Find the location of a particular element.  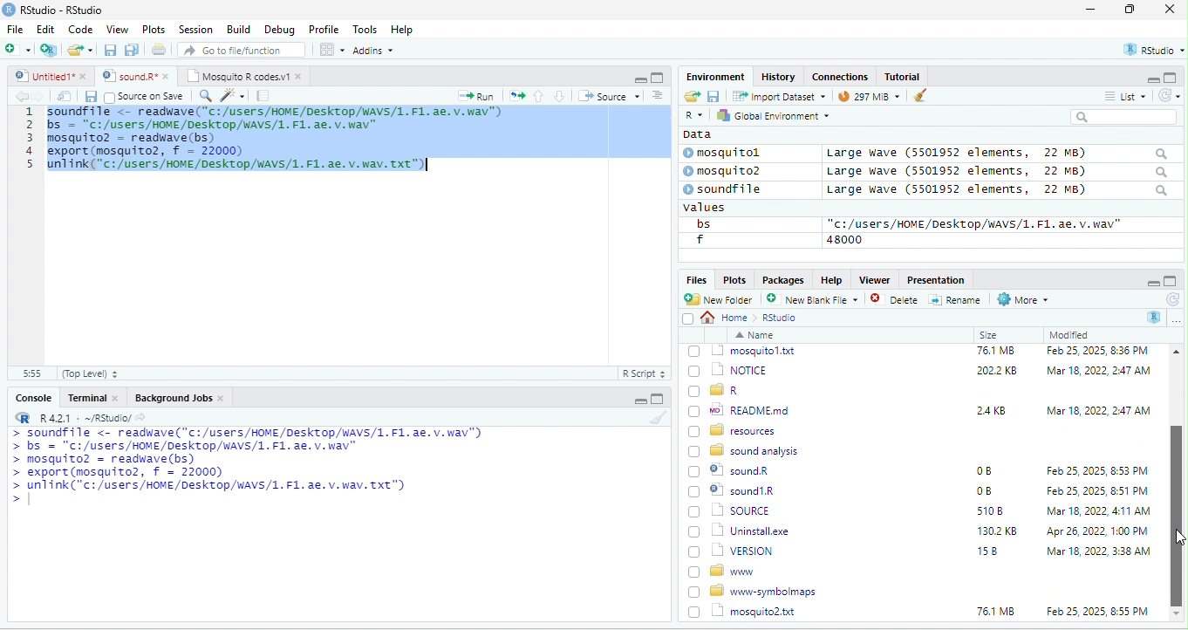

Help is located at coordinates (403, 31).